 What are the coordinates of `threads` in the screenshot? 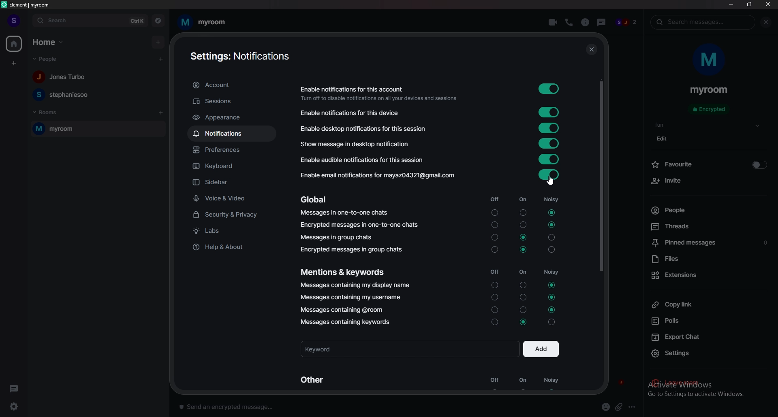 It's located at (600, 21).